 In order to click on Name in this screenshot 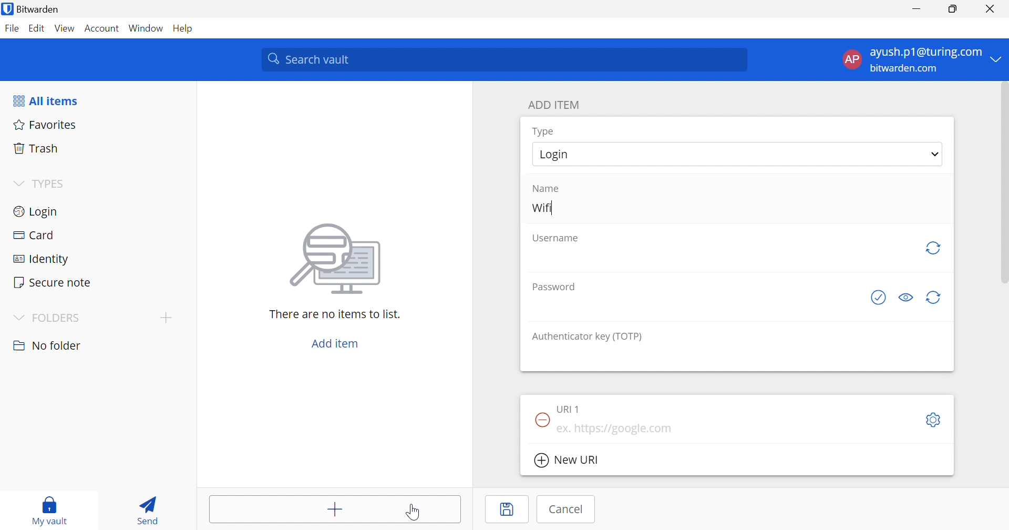, I will do `click(545, 189)`.